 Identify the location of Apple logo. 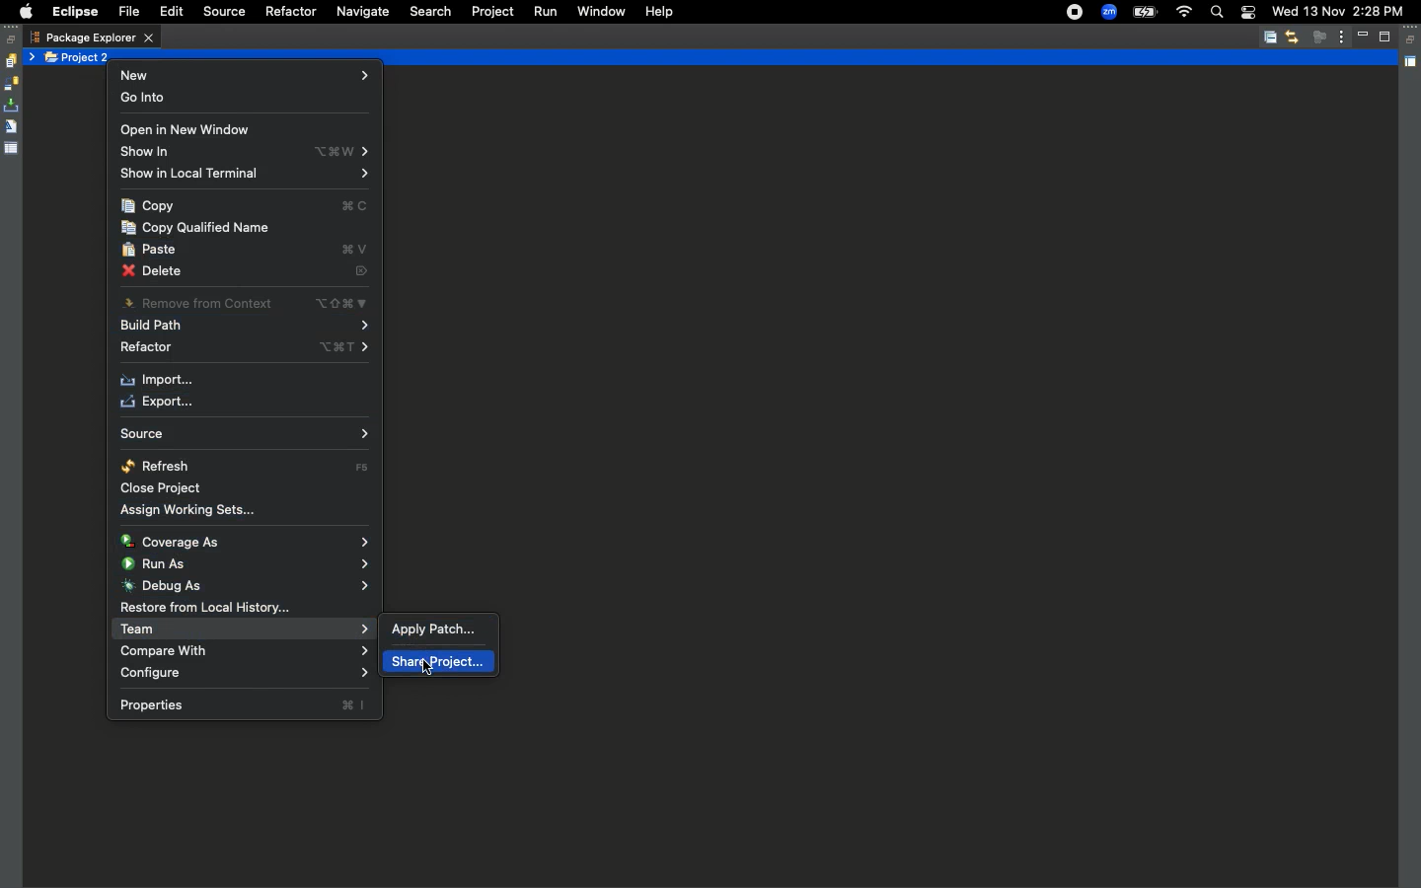
(23, 12).